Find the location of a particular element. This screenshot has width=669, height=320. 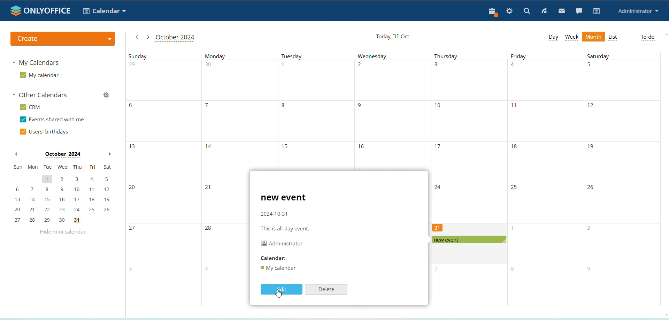

administrator is located at coordinates (639, 12).